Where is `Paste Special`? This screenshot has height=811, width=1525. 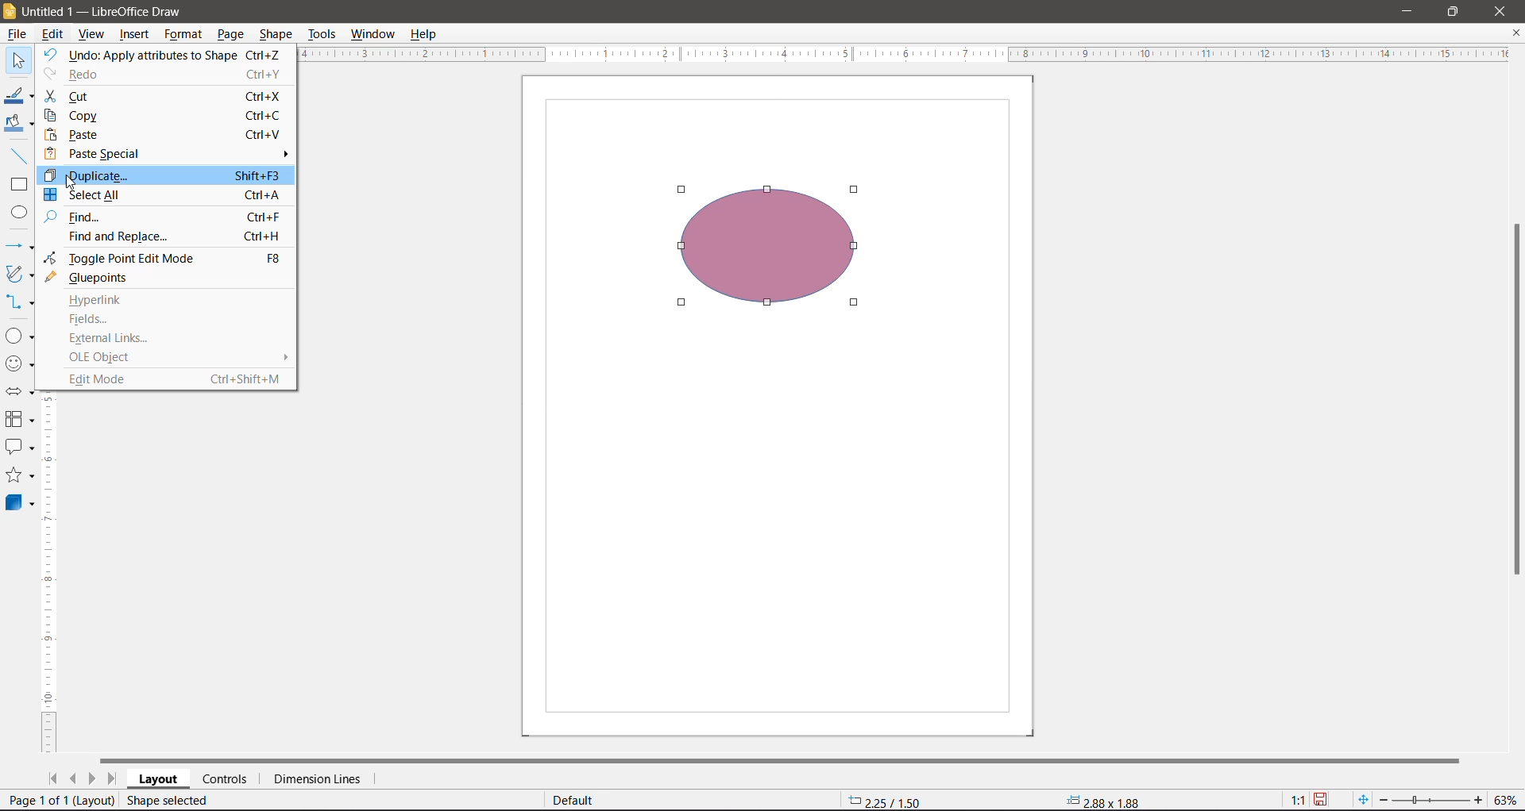
Paste Special is located at coordinates (168, 153).